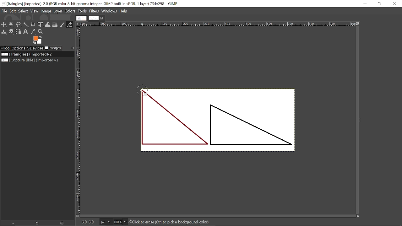 The image size is (402, 226). What do you see at coordinates (62, 223) in the screenshot?
I see `Delete image` at bounding box center [62, 223].